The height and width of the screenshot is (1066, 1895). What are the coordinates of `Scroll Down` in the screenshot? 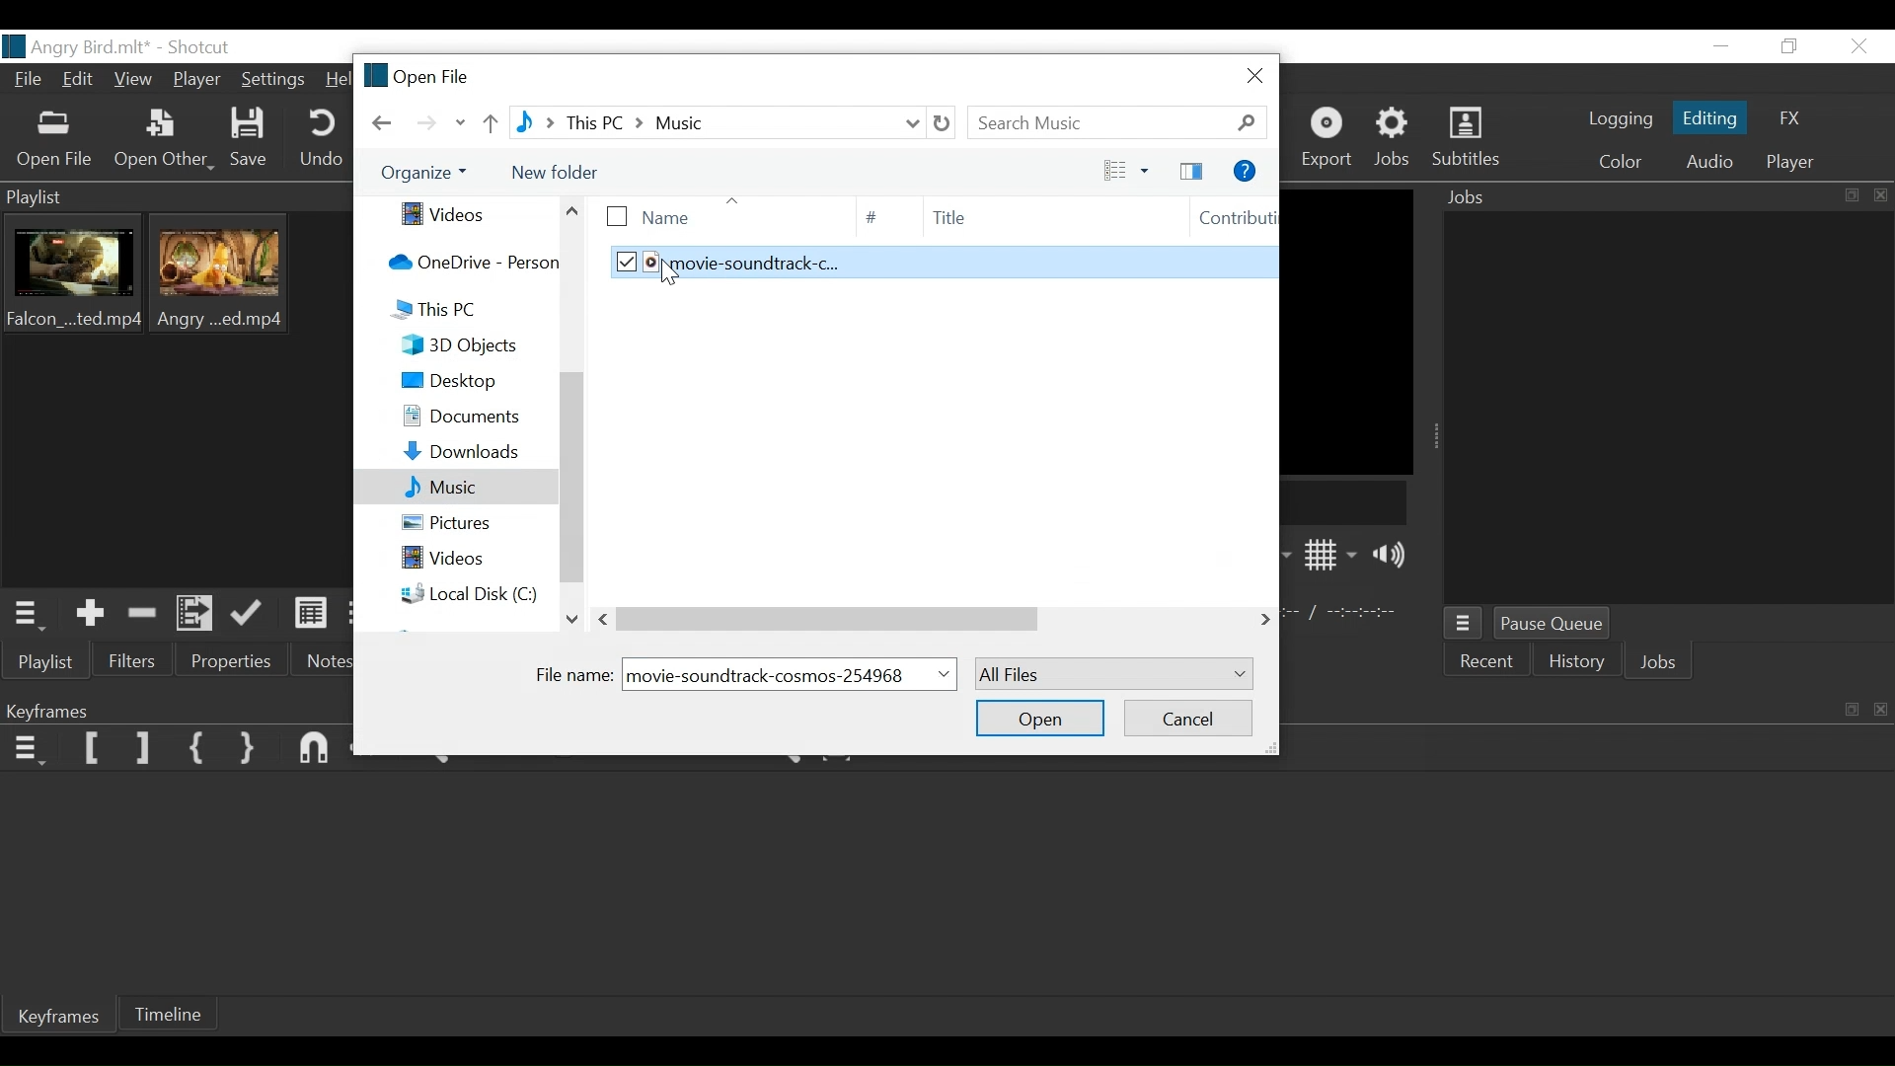 It's located at (571, 617).